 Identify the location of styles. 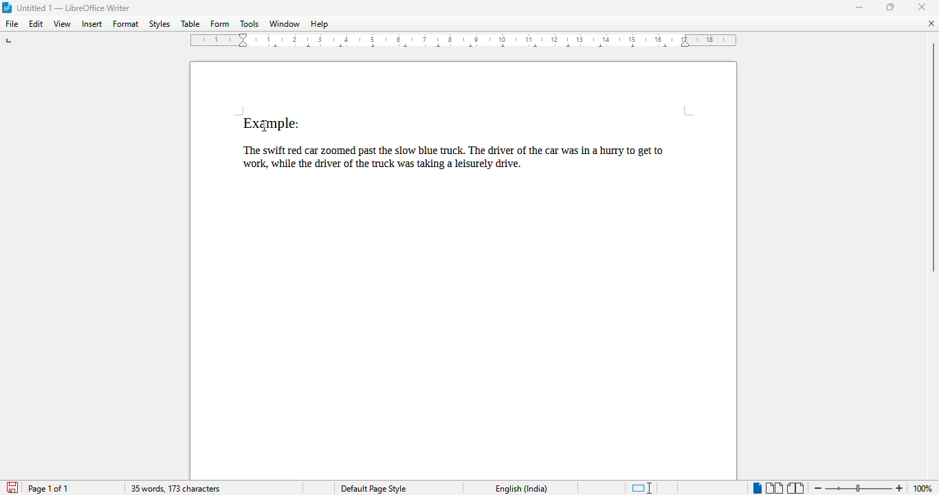
(160, 24).